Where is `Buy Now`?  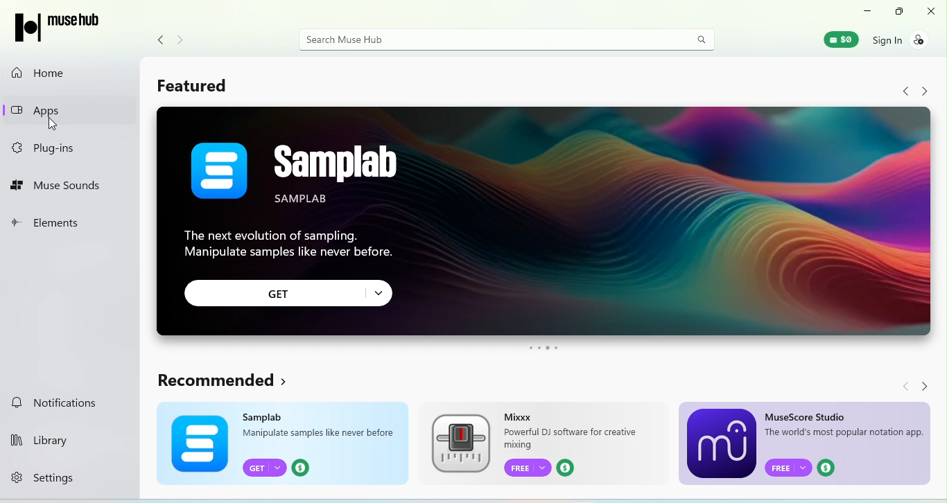 Buy Now is located at coordinates (569, 468).